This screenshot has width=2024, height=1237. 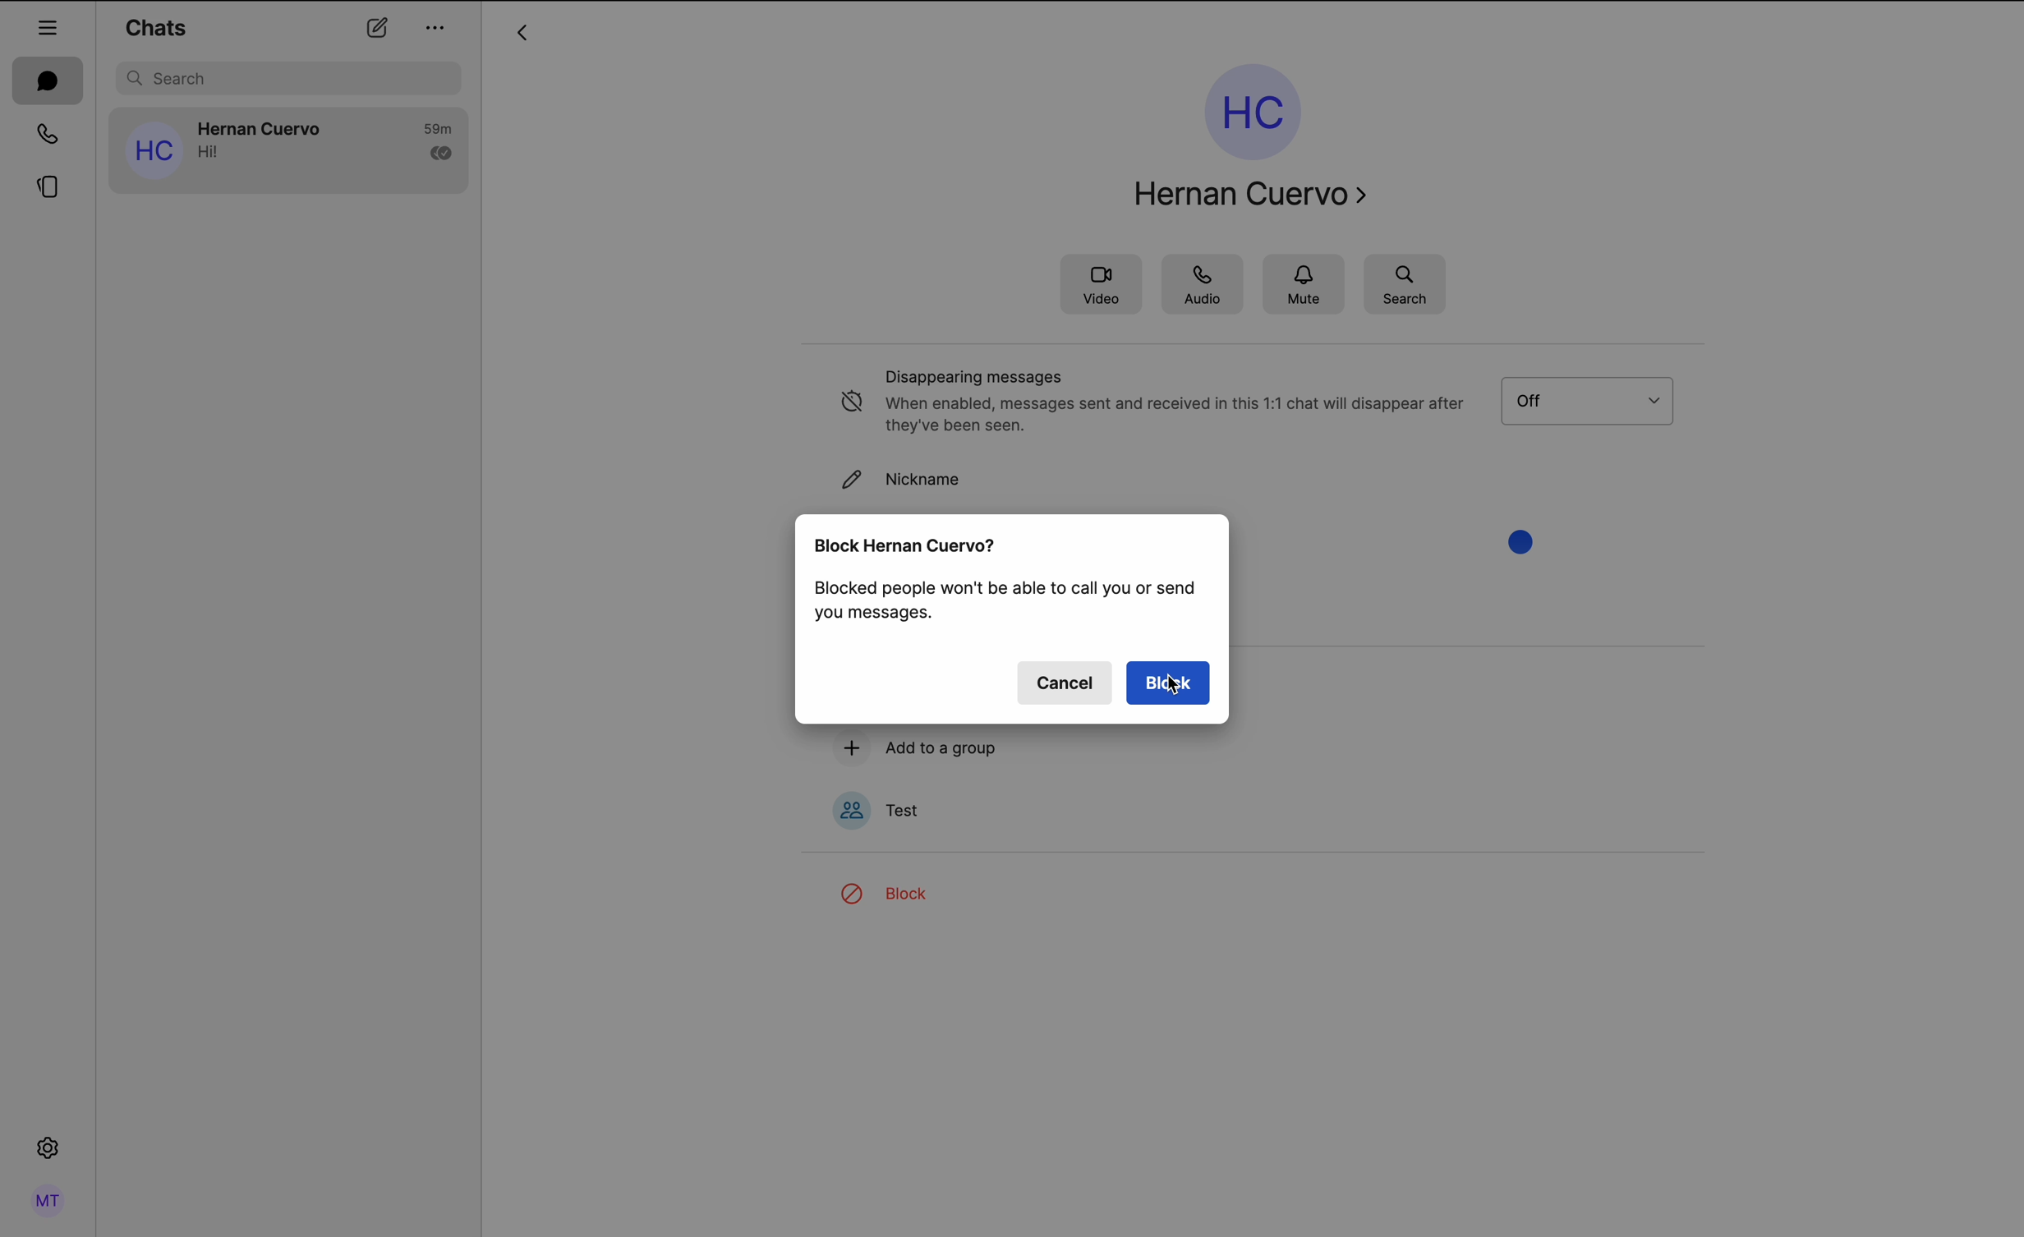 What do you see at coordinates (50, 1203) in the screenshot?
I see `profile` at bounding box center [50, 1203].